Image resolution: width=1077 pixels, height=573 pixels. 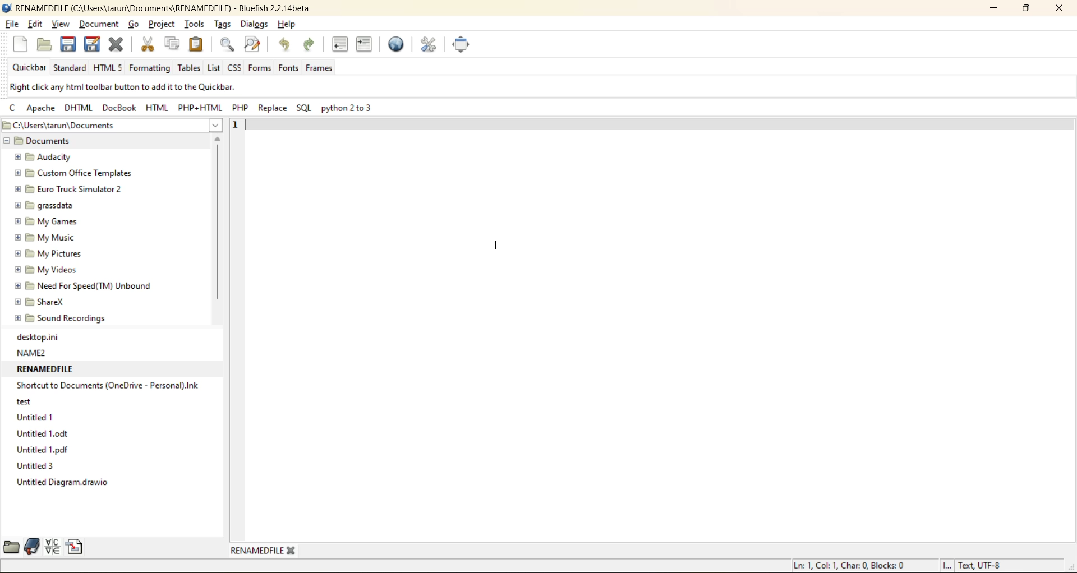 I want to click on Documents, so click(x=43, y=141).